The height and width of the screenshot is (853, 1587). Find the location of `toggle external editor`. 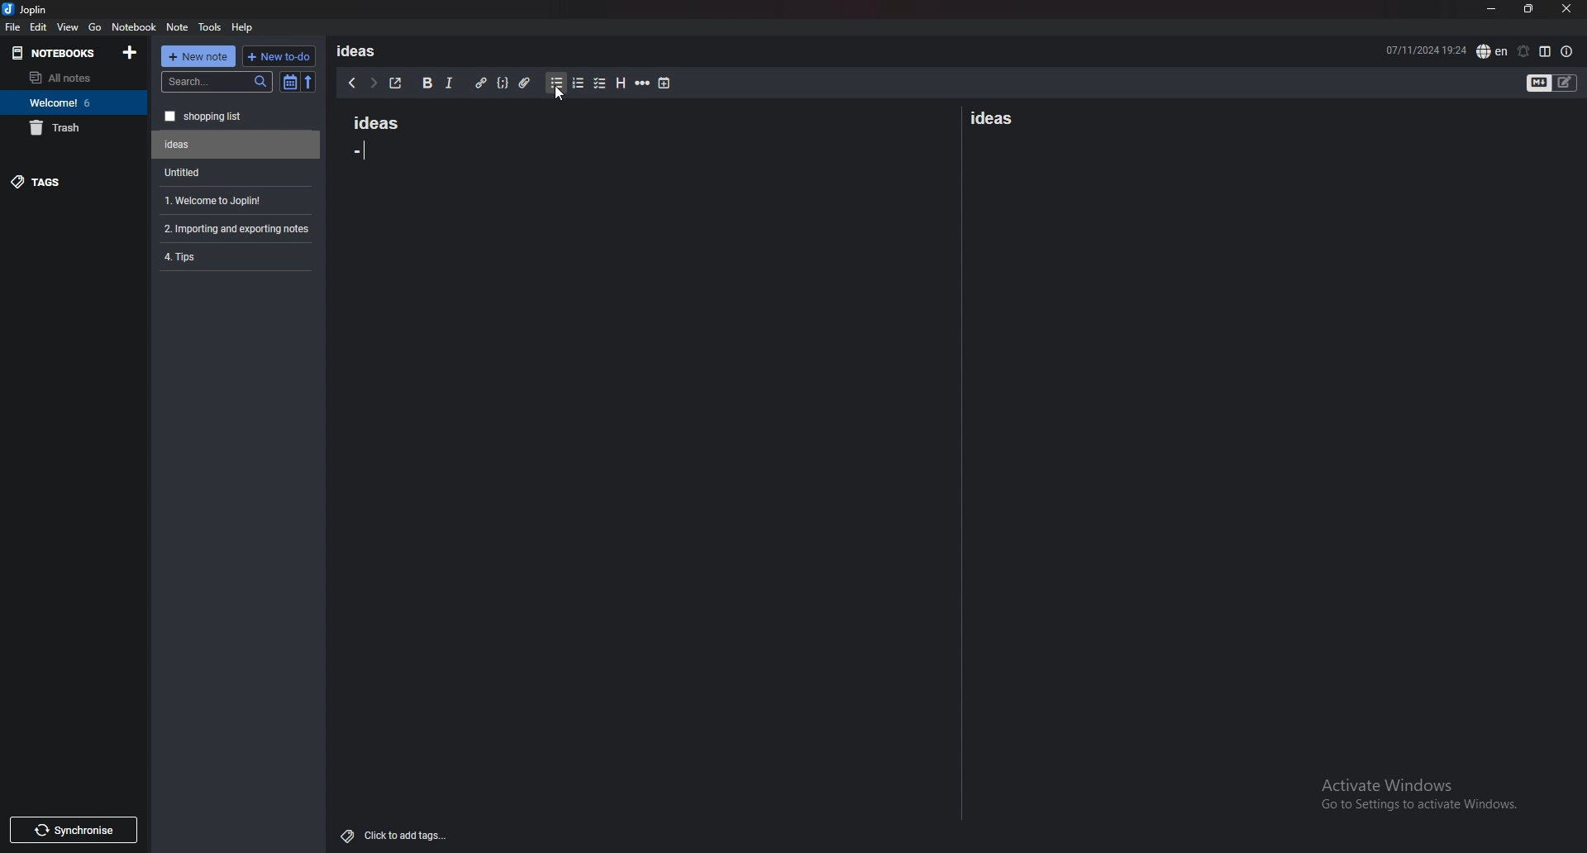

toggle external editor is located at coordinates (396, 83).